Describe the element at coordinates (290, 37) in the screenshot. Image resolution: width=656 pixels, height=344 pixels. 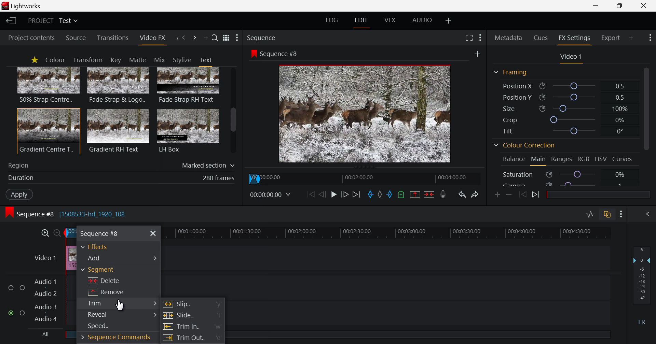
I see `Sequence Section Heading ` at that location.